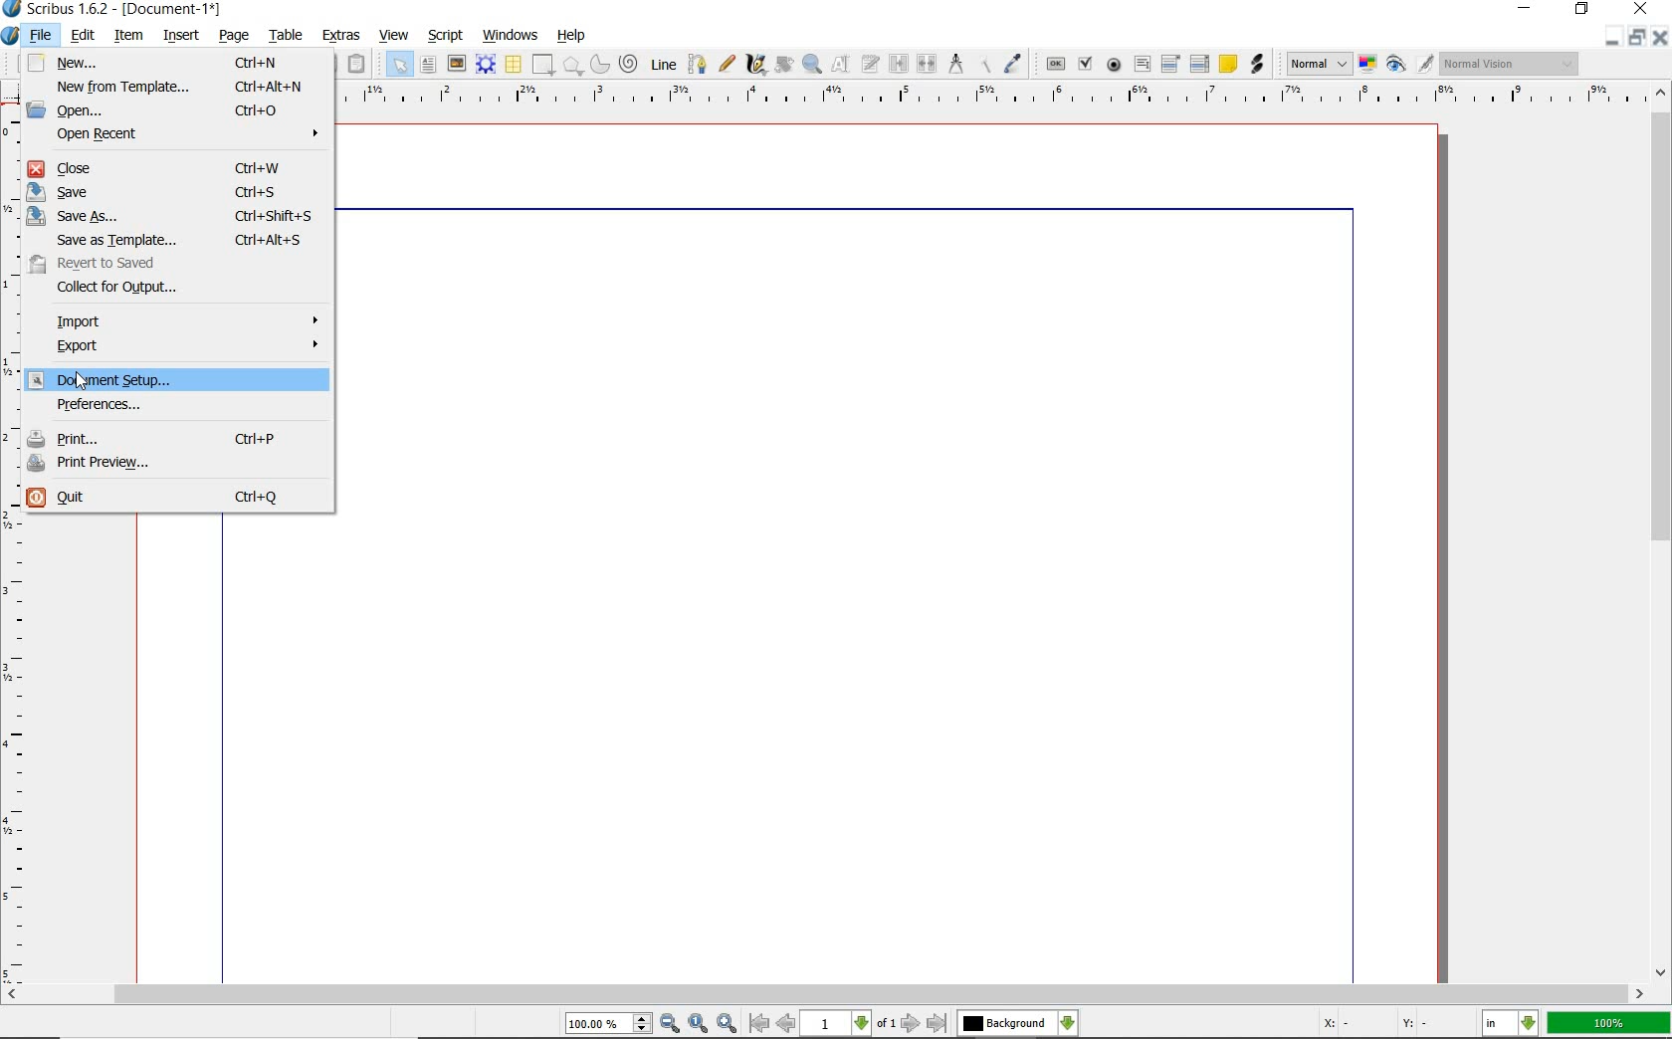  What do you see at coordinates (446, 36) in the screenshot?
I see `script` at bounding box center [446, 36].